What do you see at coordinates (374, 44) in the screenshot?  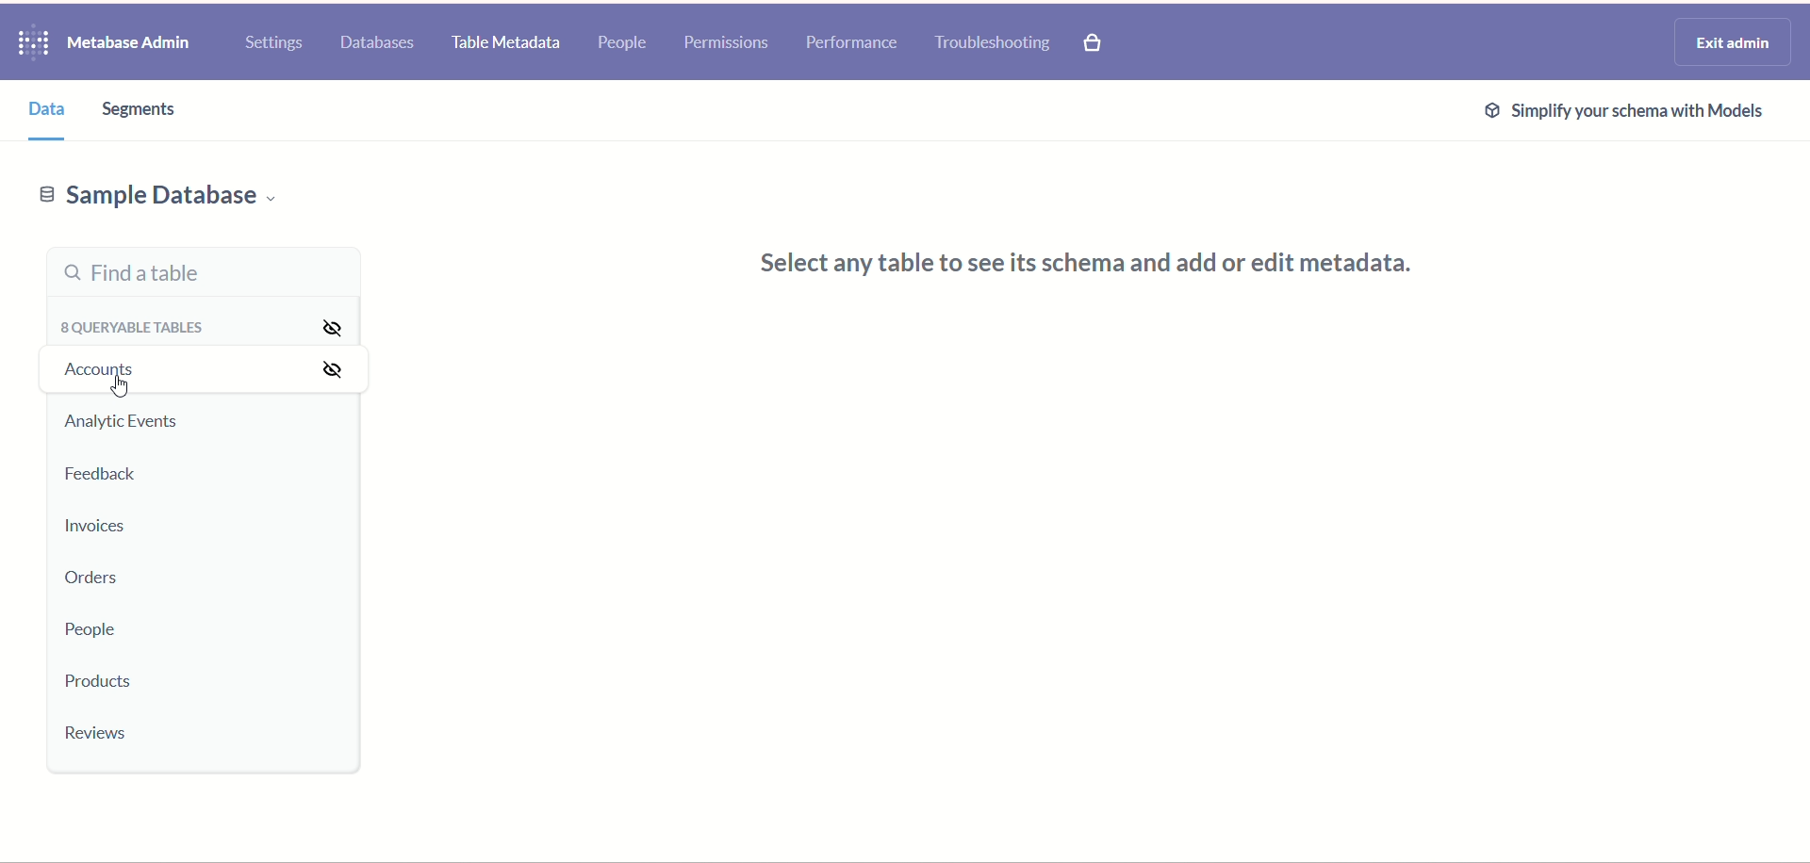 I see `databases` at bounding box center [374, 44].